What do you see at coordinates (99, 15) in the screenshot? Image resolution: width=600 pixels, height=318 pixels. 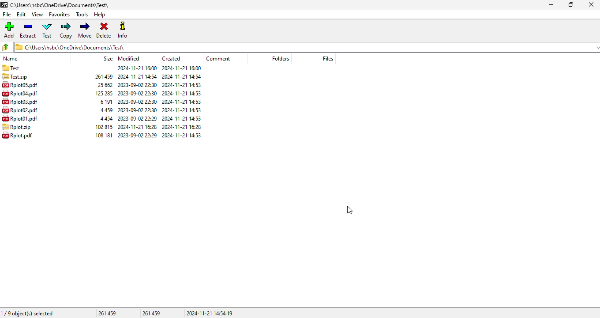 I see `help` at bounding box center [99, 15].